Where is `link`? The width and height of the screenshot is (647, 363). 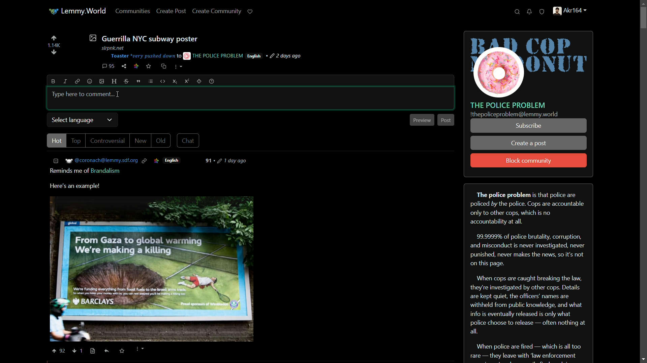 link is located at coordinates (146, 161).